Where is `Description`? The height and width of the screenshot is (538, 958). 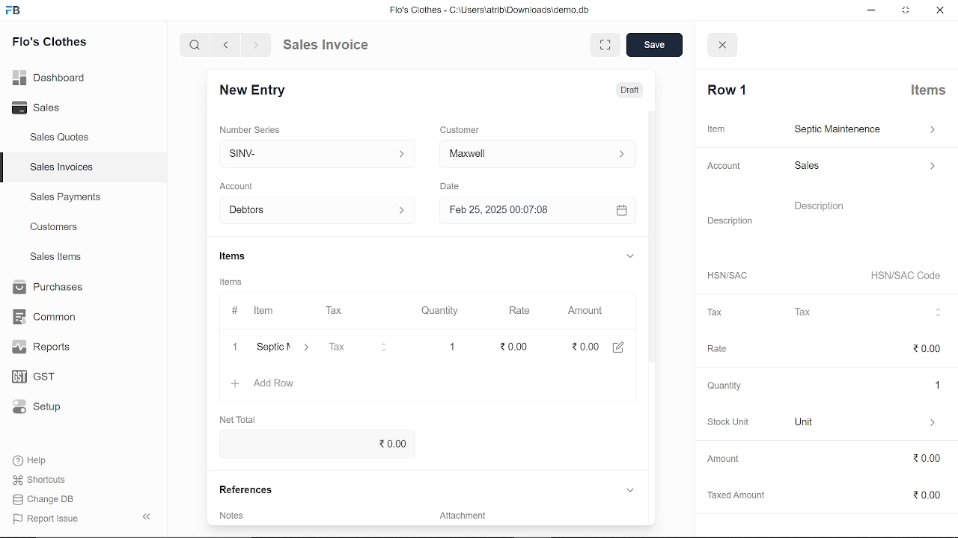
Description is located at coordinates (730, 219).